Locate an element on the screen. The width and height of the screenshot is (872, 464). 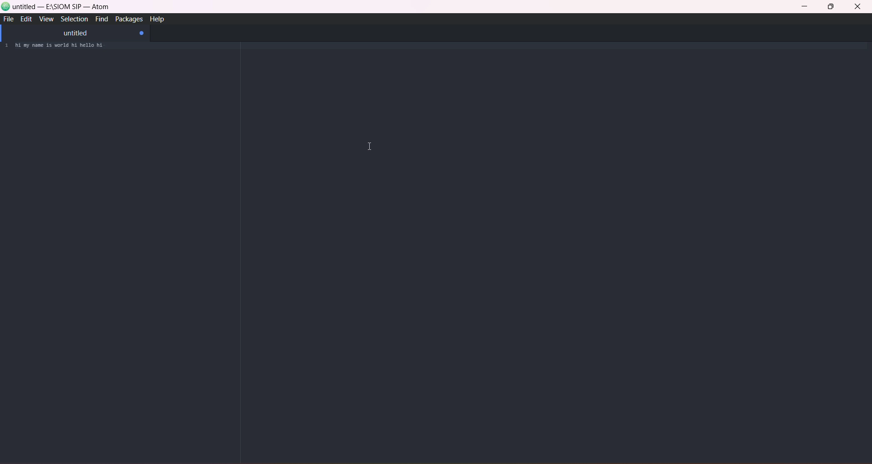
view is located at coordinates (46, 20).